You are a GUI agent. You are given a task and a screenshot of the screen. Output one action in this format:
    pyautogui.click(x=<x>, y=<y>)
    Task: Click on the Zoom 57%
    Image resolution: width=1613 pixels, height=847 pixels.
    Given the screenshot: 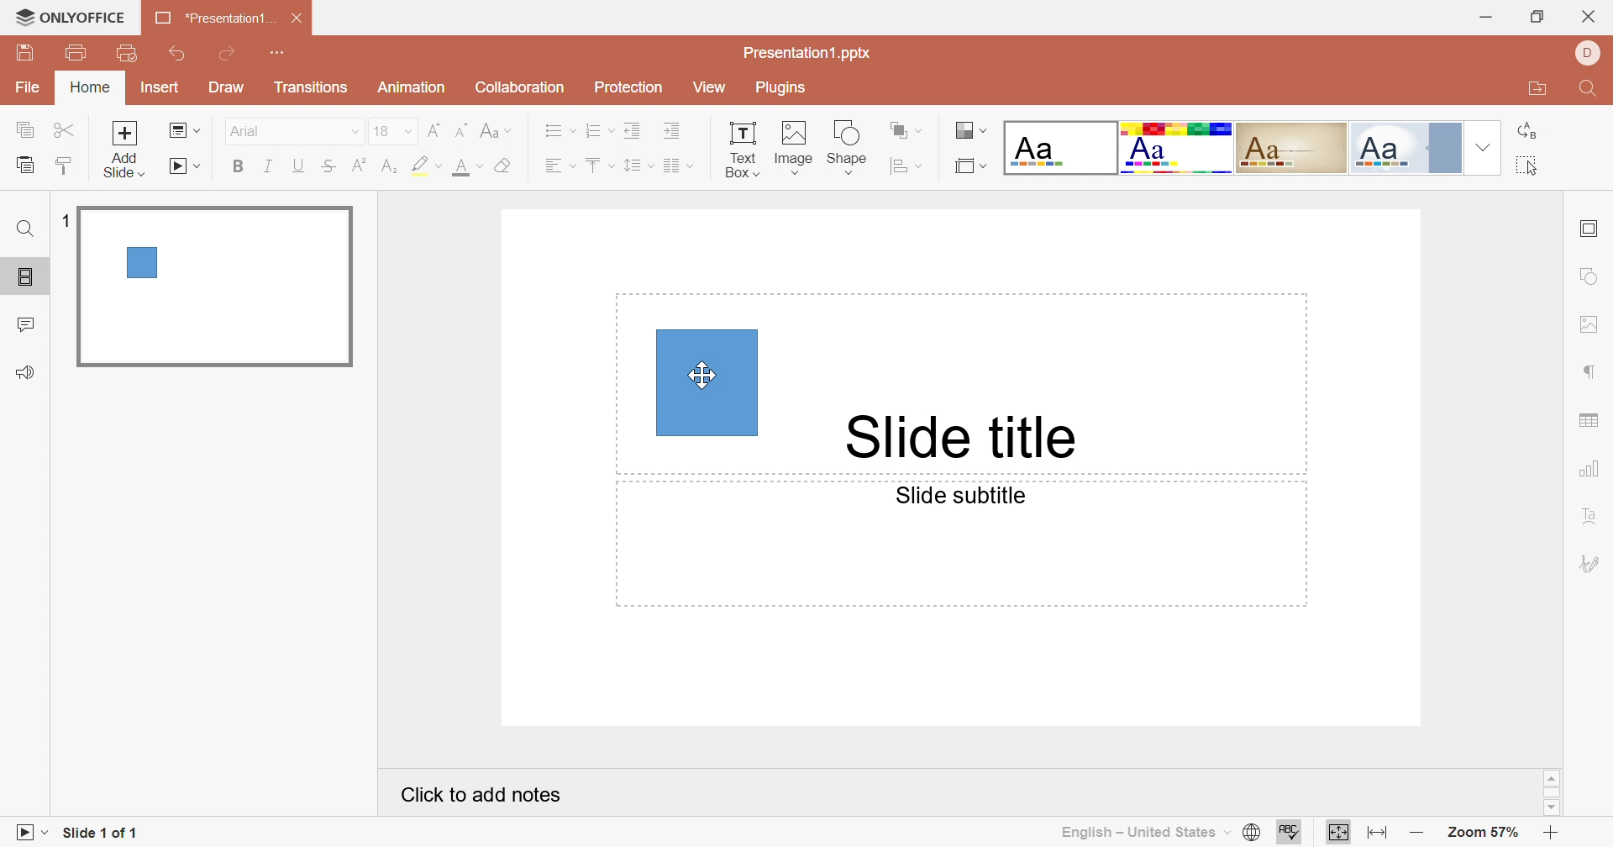 What is the action you would take?
    pyautogui.click(x=1485, y=833)
    